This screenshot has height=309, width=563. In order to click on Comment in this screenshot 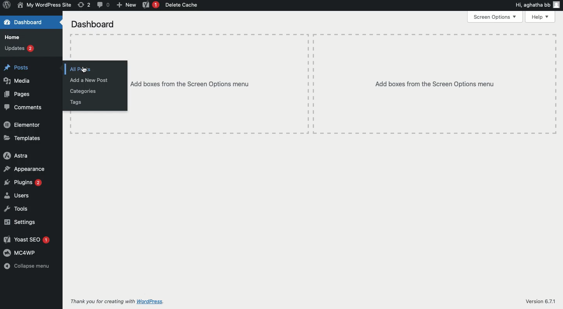, I will do `click(102, 5)`.